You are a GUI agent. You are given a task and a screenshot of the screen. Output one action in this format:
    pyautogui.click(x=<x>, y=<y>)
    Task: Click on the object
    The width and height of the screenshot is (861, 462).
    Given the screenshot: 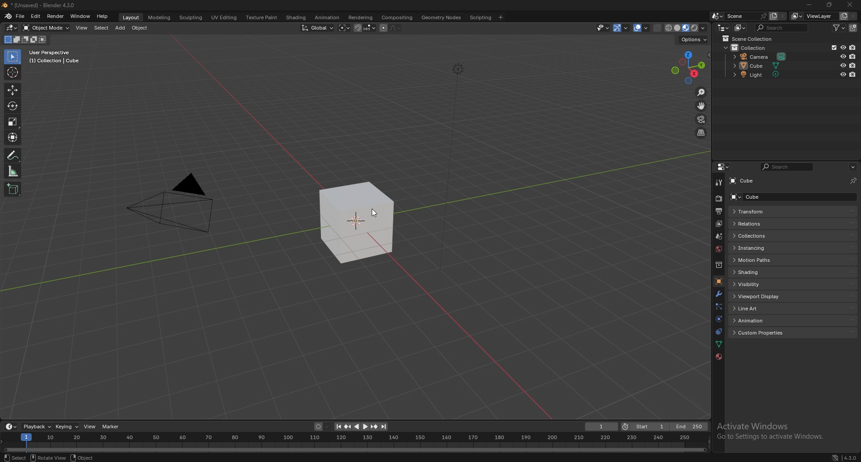 What is the action you would take?
    pyautogui.click(x=84, y=458)
    